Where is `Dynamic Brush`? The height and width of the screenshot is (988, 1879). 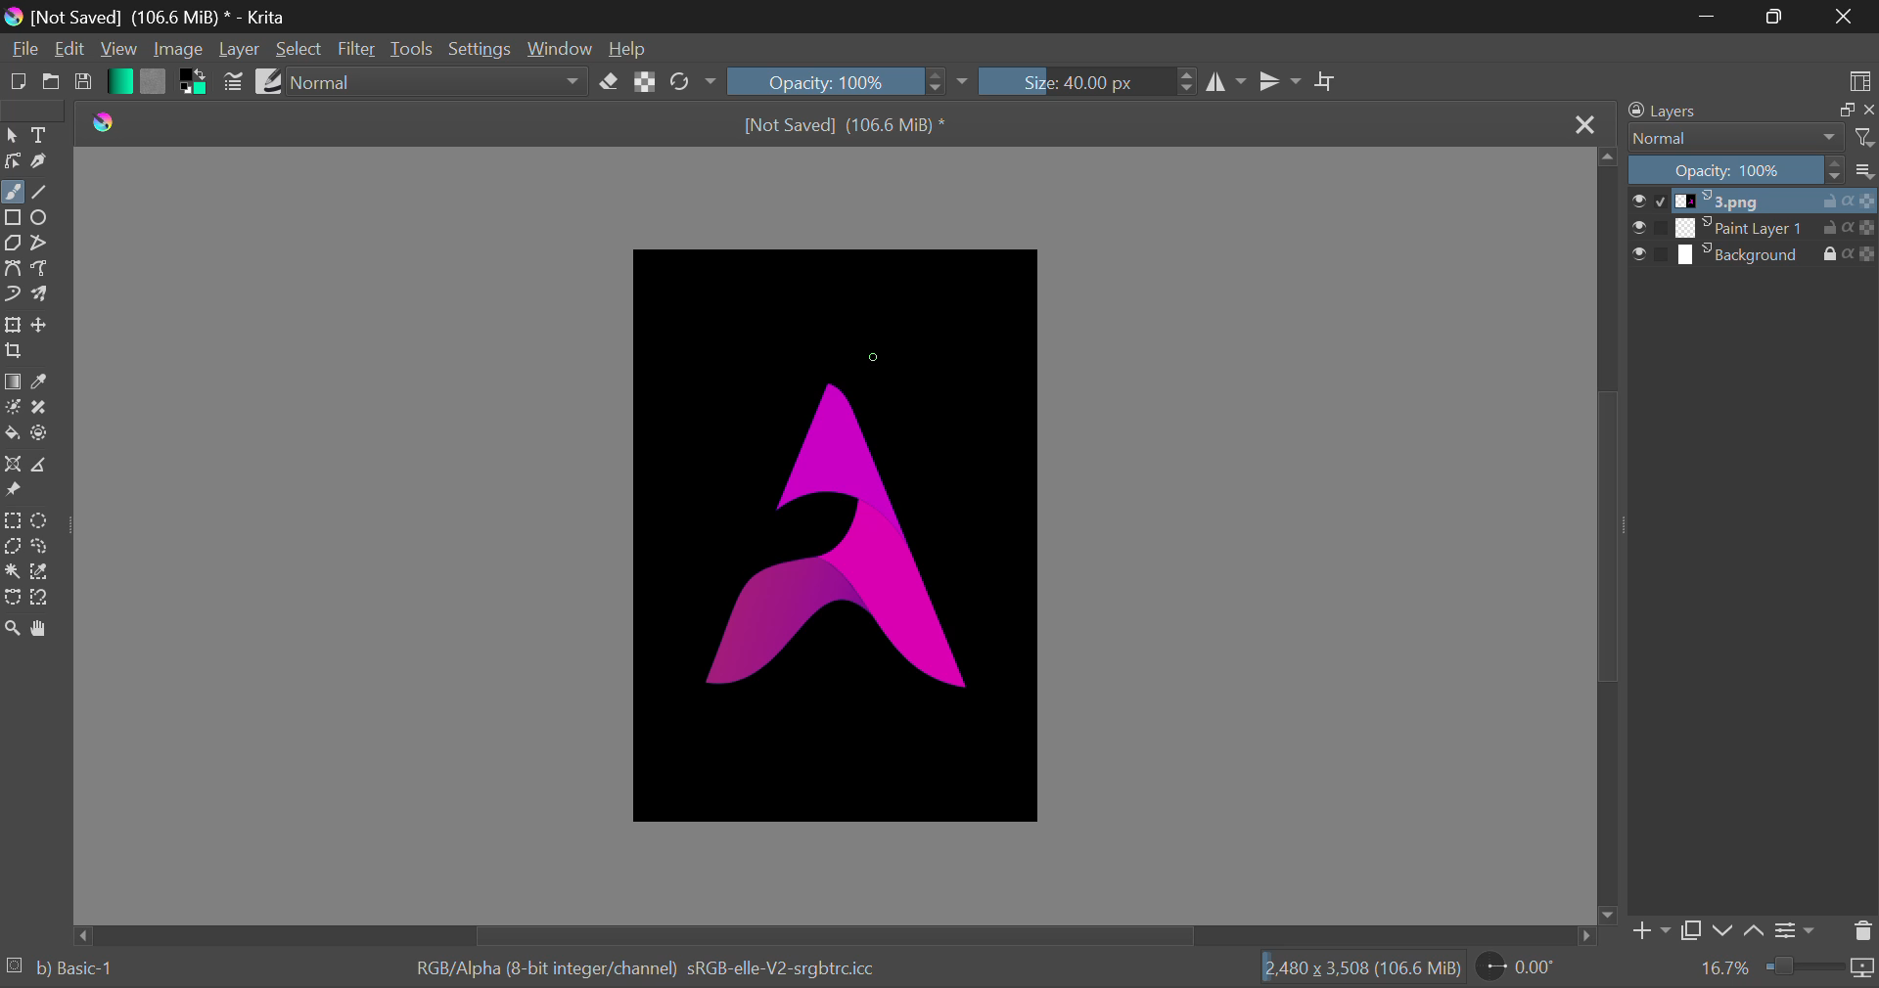
Dynamic Brush is located at coordinates (13, 295).